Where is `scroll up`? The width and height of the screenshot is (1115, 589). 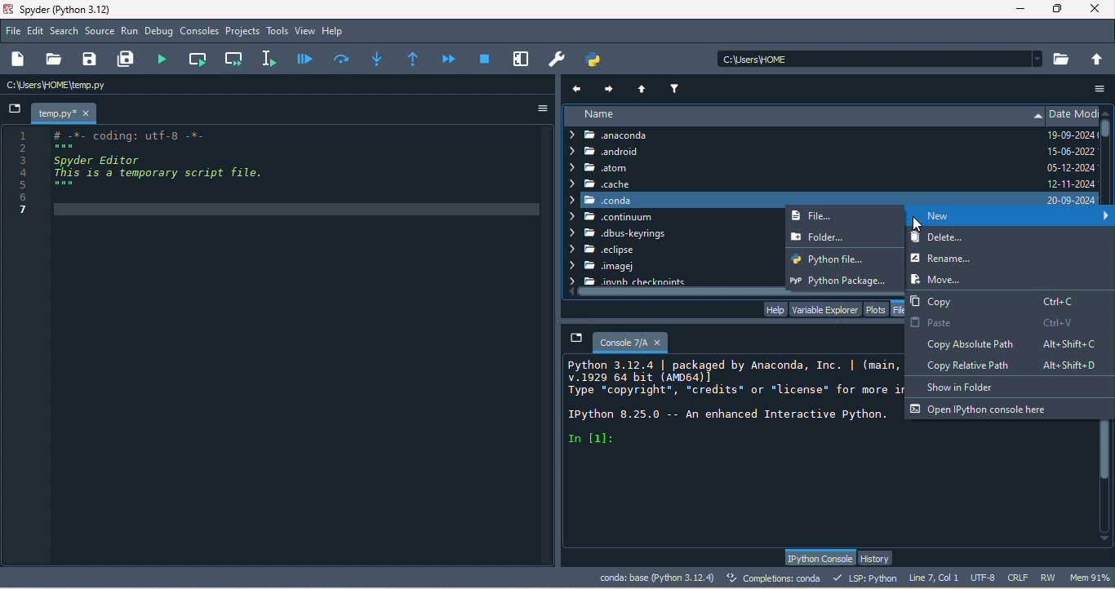 scroll up is located at coordinates (1108, 111).